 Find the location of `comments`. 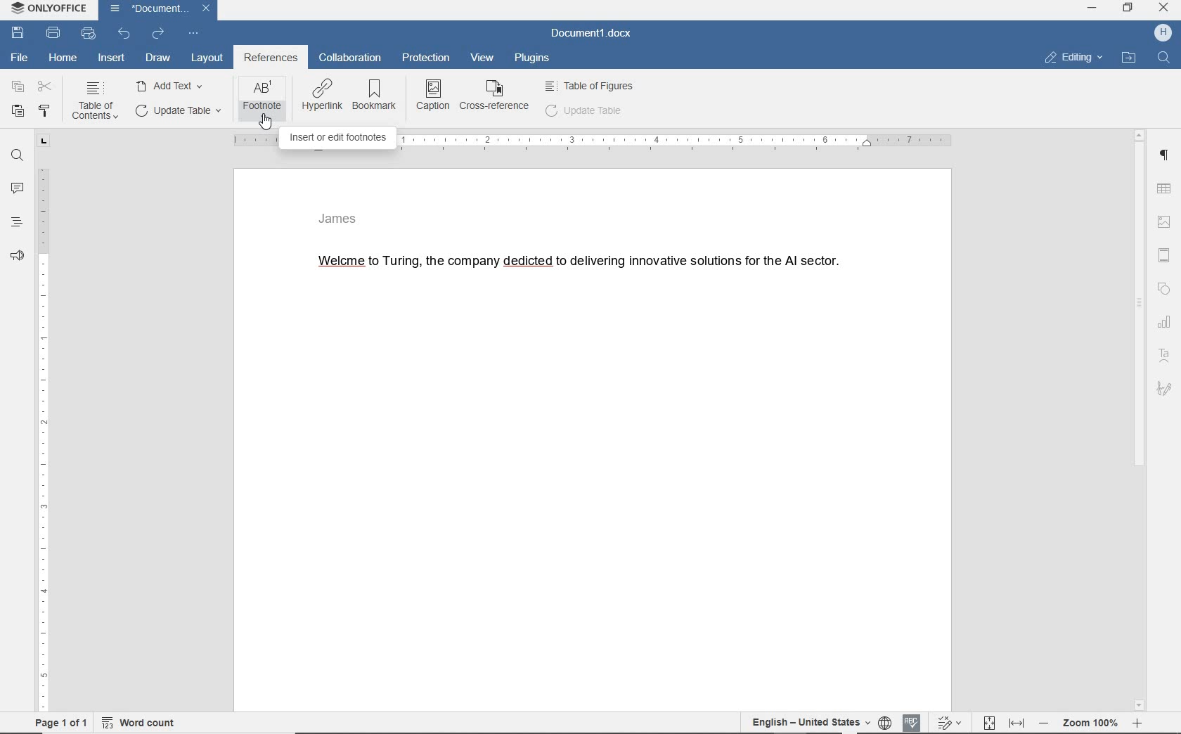

comments is located at coordinates (16, 186).